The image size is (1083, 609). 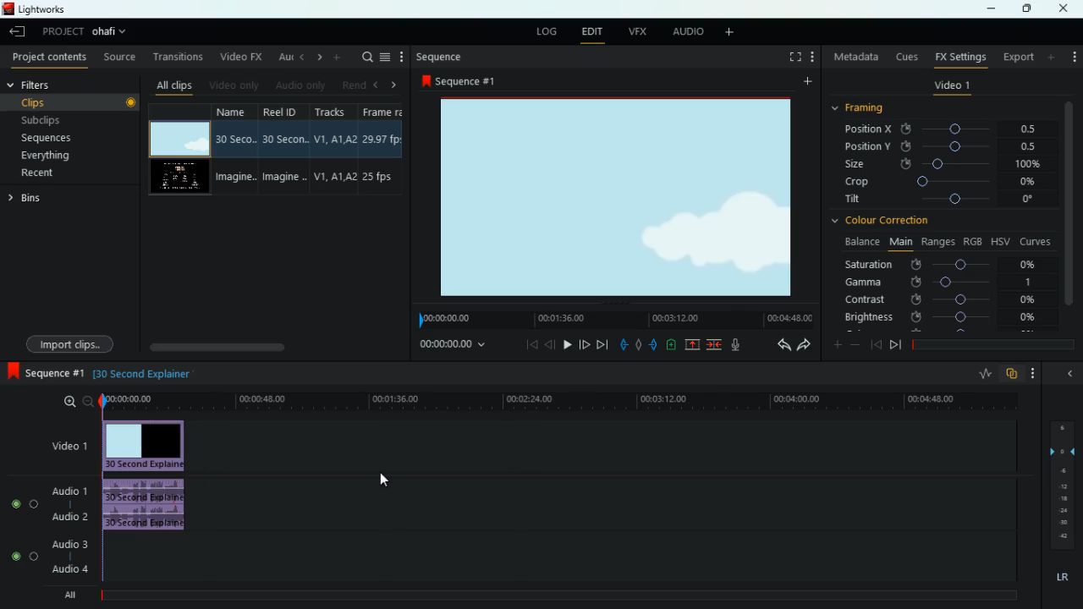 What do you see at coordinates (940, 164) in the screenshot?
I see `size` at bounding box center [940, 164].